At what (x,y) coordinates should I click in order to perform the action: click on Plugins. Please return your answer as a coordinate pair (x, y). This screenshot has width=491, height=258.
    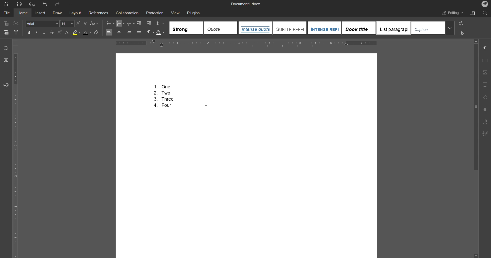
    Looking at the image, I should click on (194, 12).